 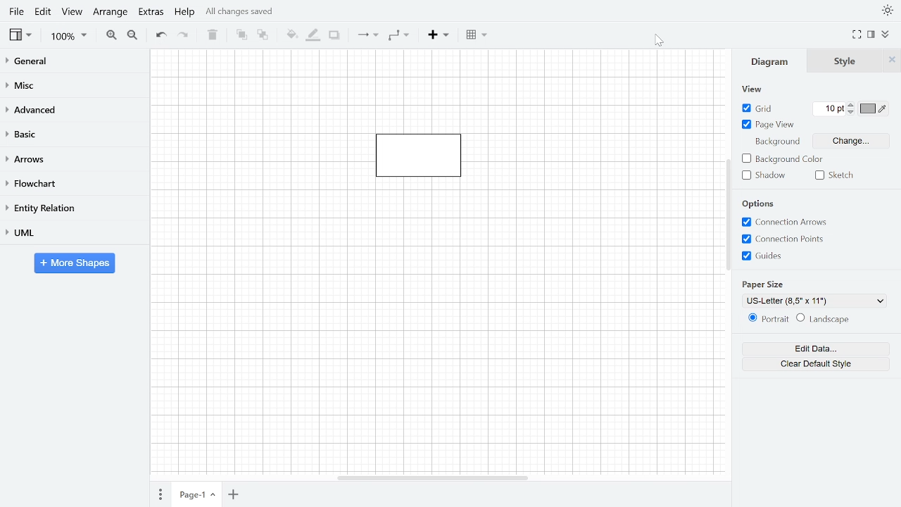 What do you see at coordinates (433, 480) in the screenshot?
I see `Horizontal scrollbar` at bounding box center [433, 480].